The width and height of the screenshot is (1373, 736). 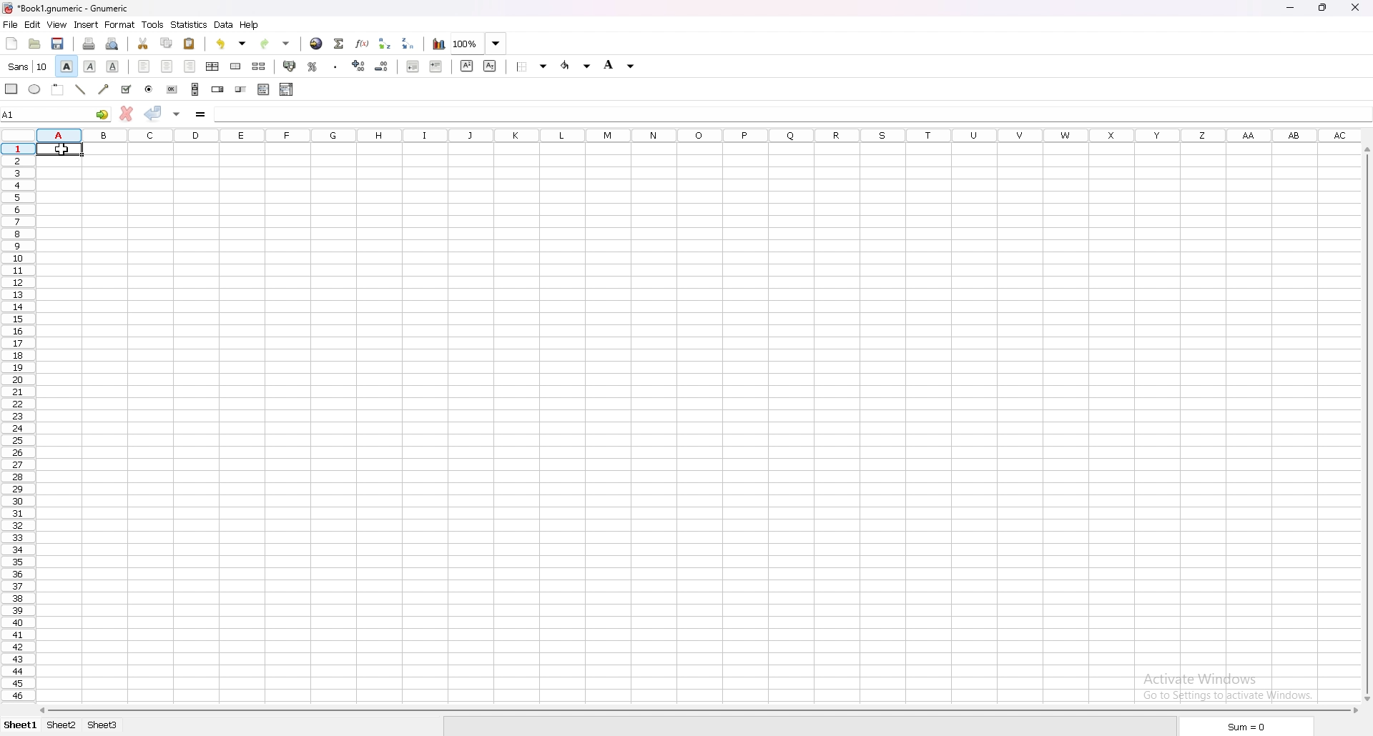 I want to click on sort descending, so click(x=408, y=44).